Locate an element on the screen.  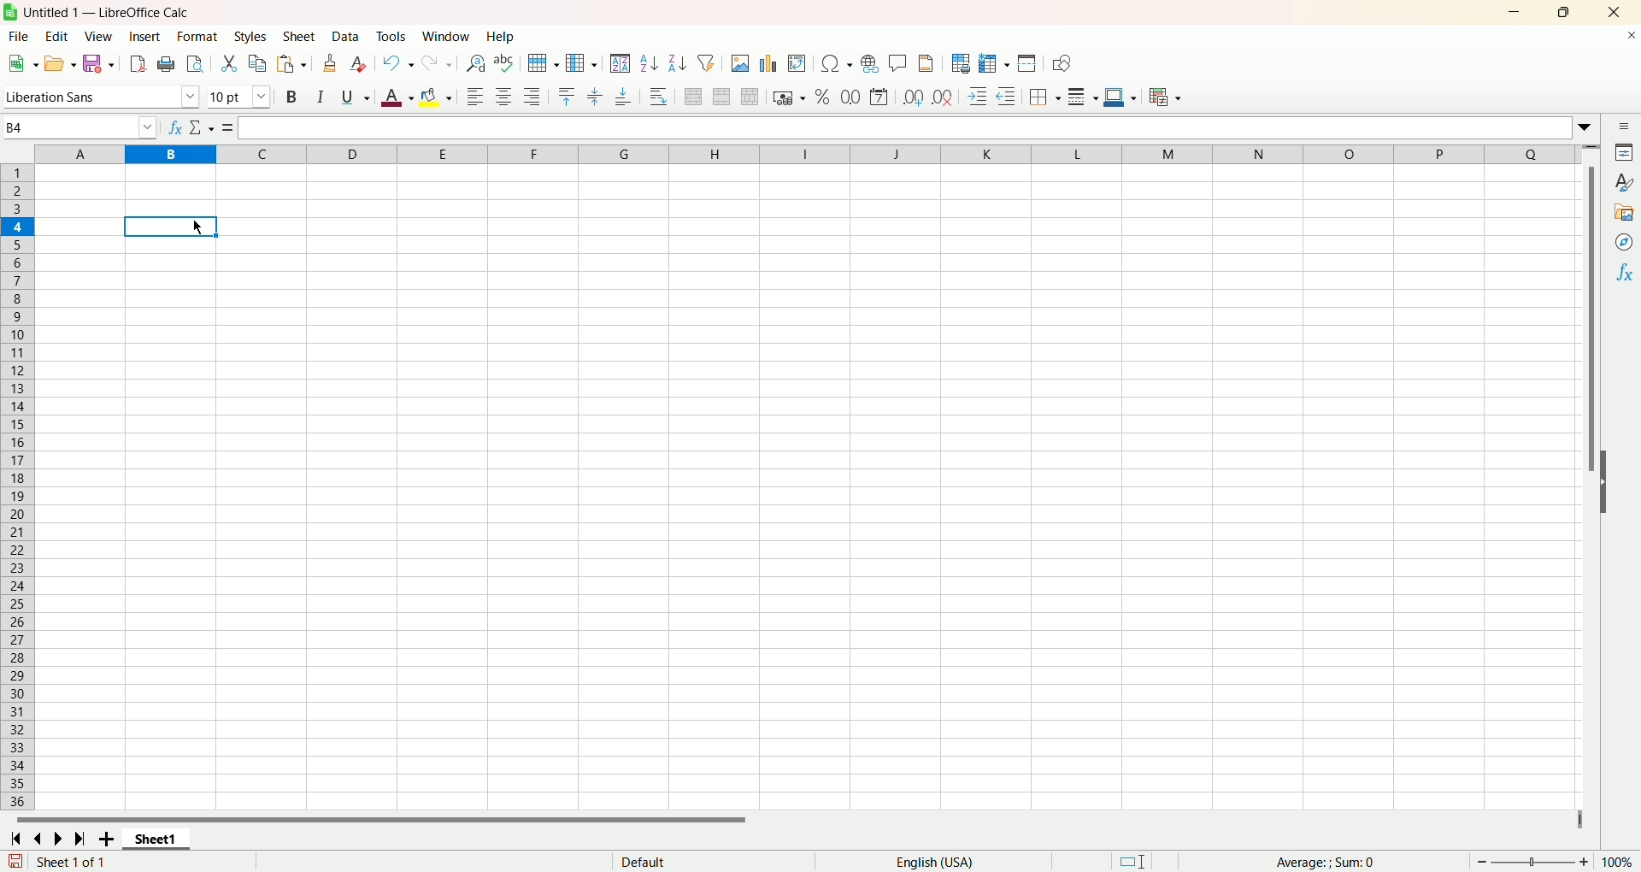
define print area is located at coordinates (962, 63).